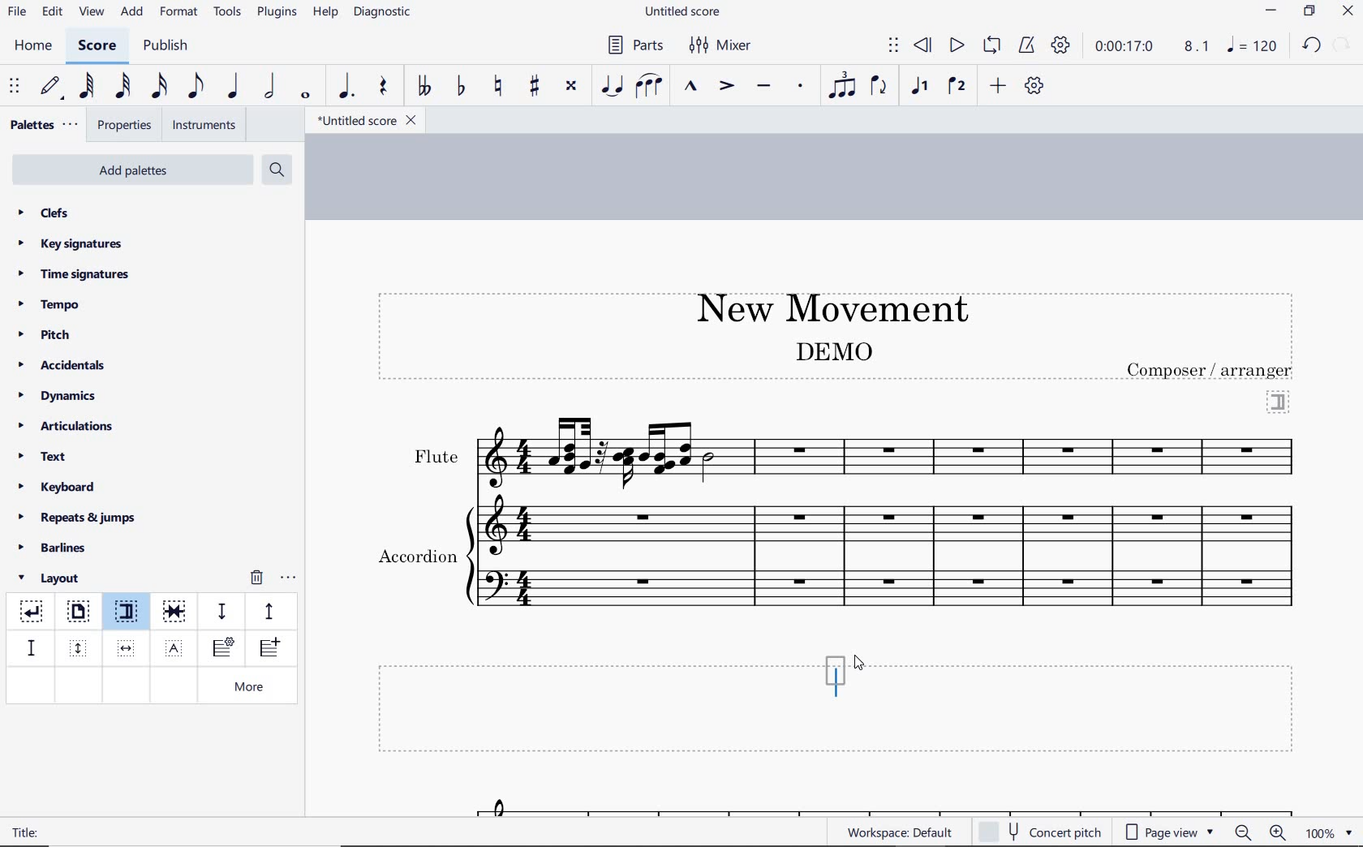 The width and height of the screenshot is (1363, 847). Describe the element at coordinates (1124, 46) in the screenshot. I see `playback time` at that location.